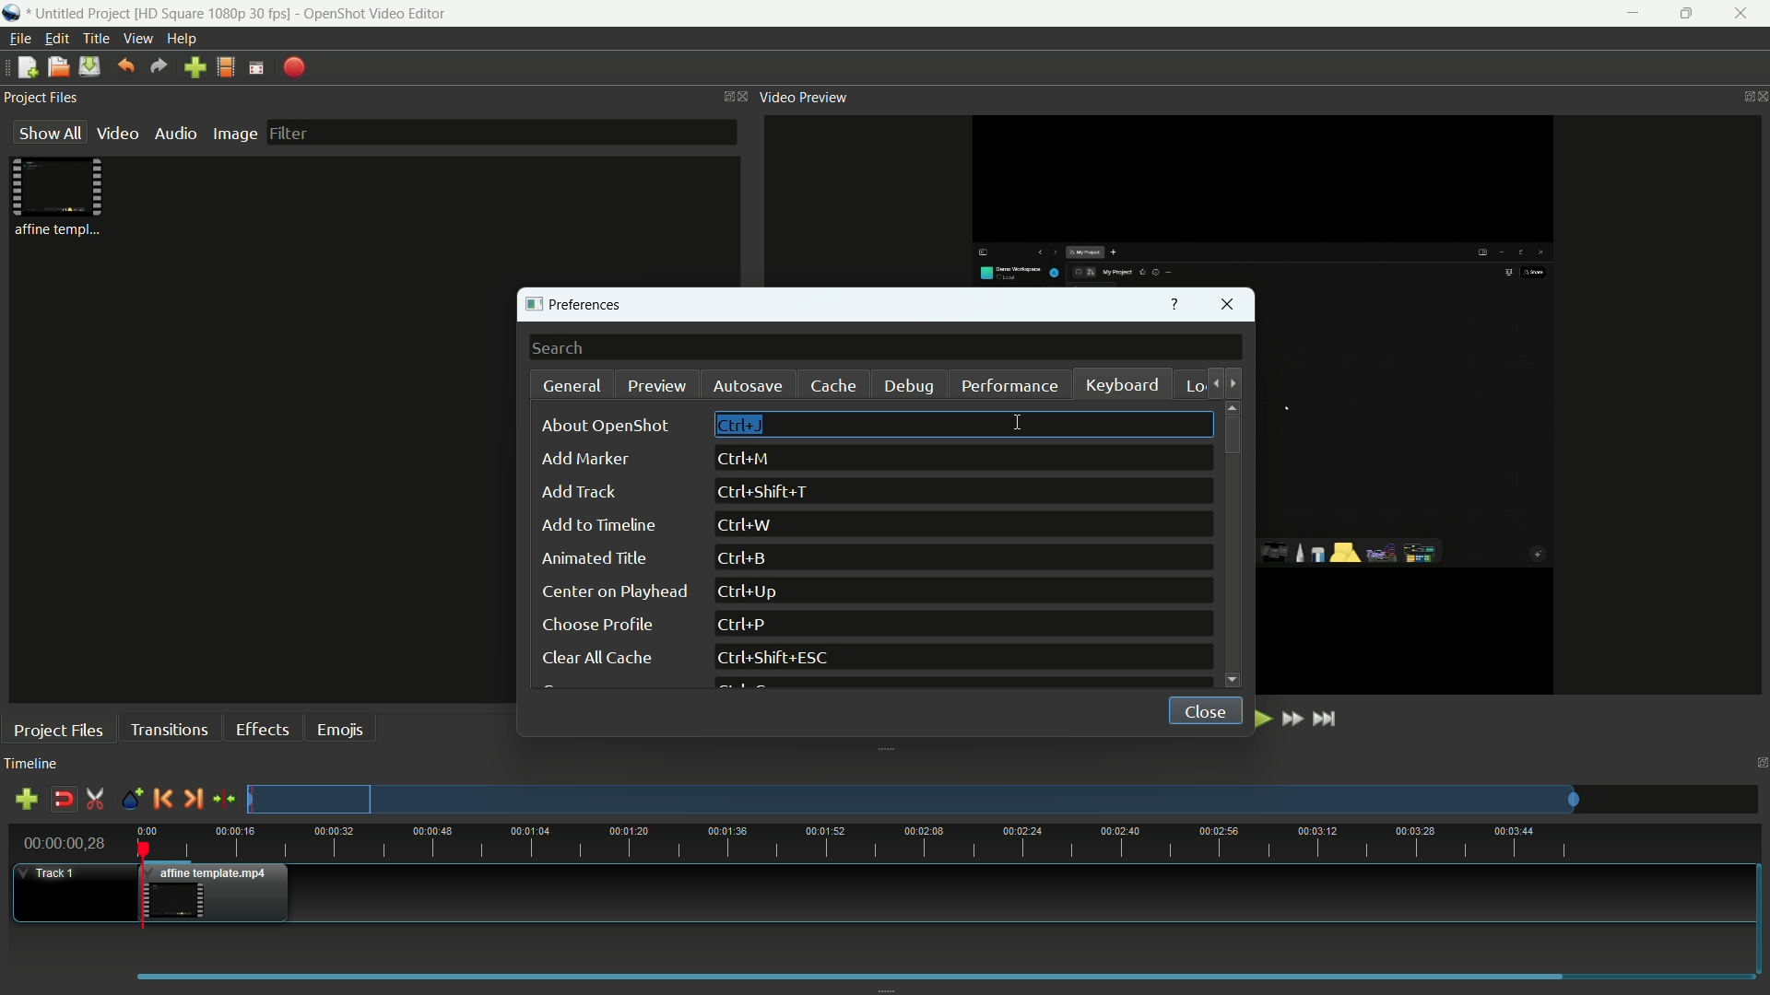 This screenshot has height=995, width=1770. I want to click on animated title, so click(596, 559).